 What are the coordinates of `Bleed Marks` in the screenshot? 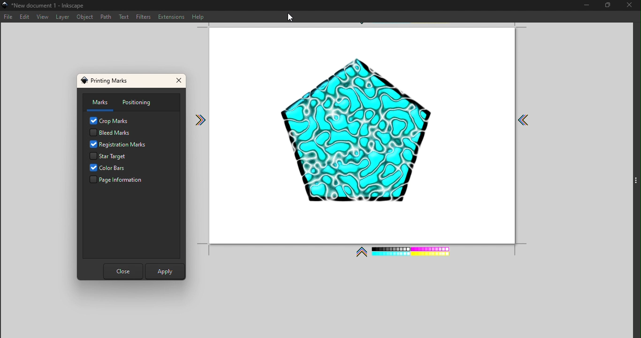 It's located at (109, 132).